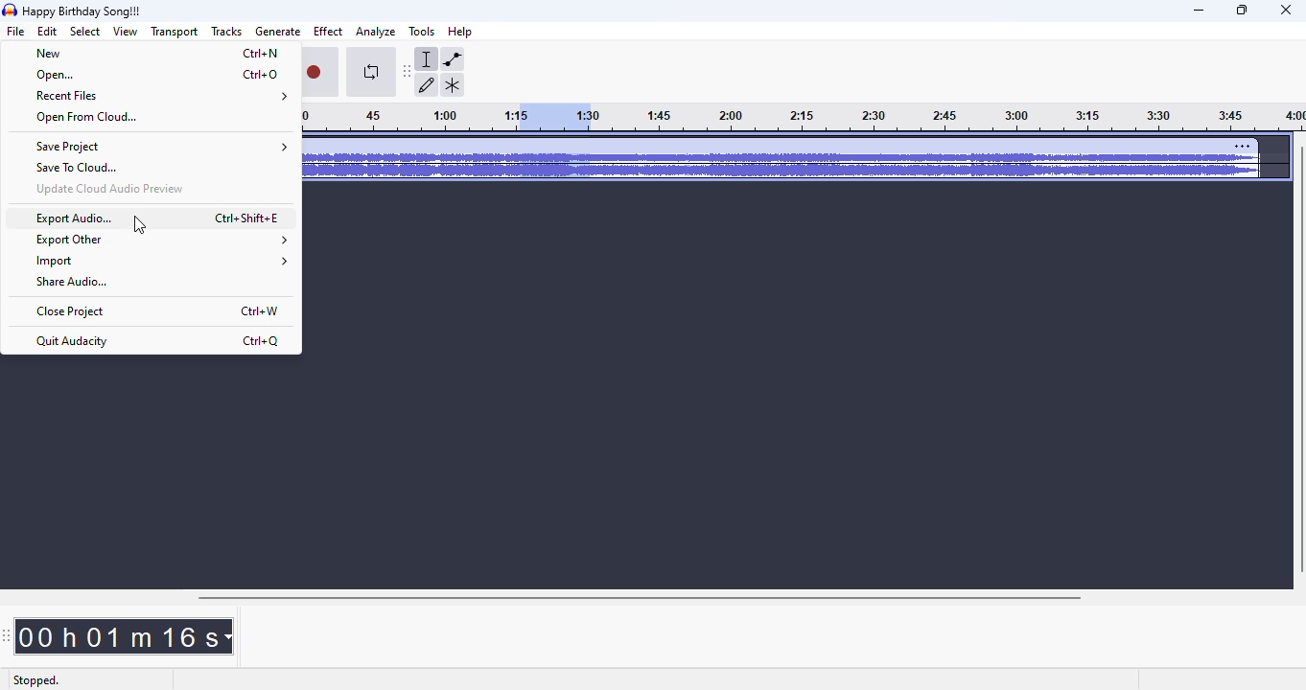 This screenshot has width=1306, height=690. Describe the element at coordinates (163, 262) in the screenshot. I see `import` at that location.